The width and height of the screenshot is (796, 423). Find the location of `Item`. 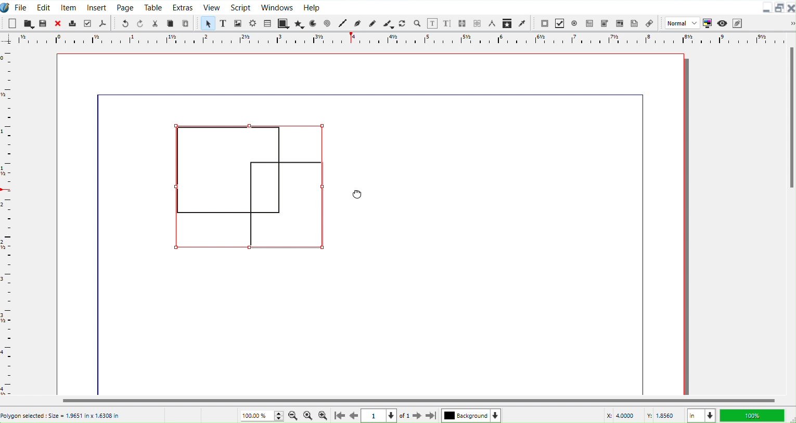

Item is located at coordinates (69, 7).